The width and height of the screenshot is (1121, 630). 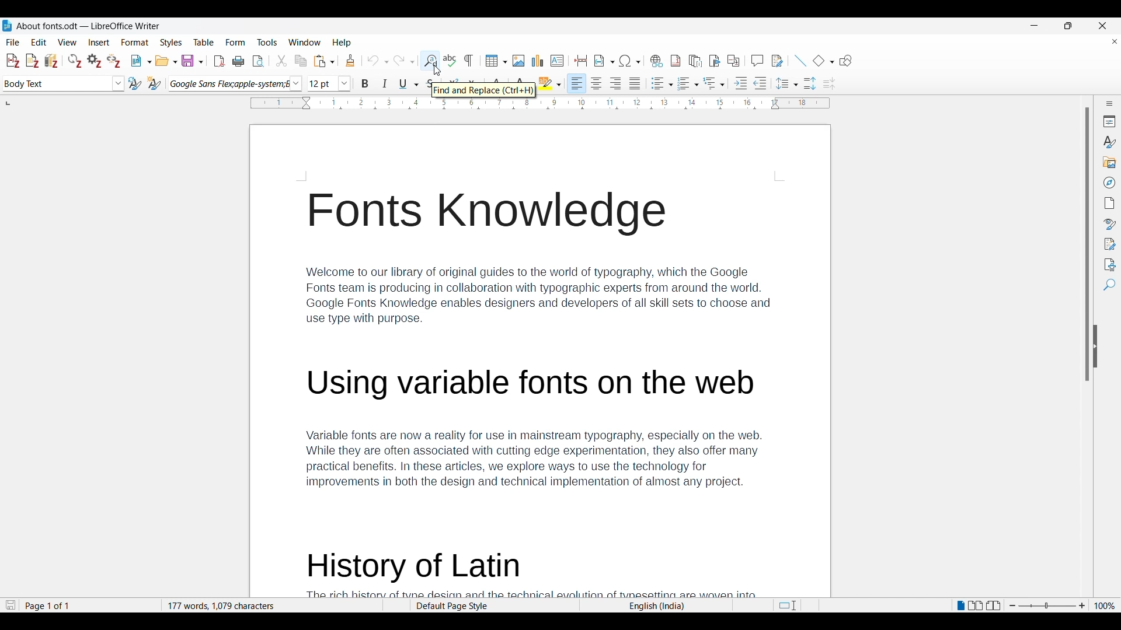 I want to click on Insert image, so click(x=518, y=61).